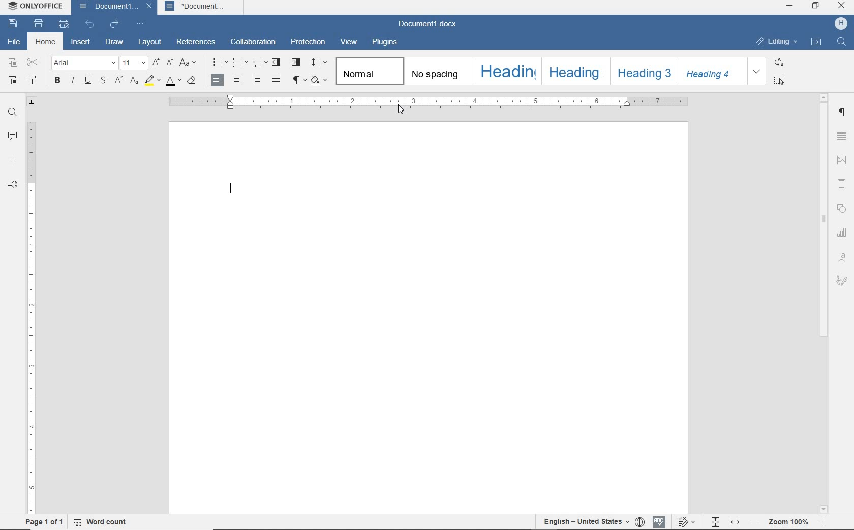 This screenshot has height=530, width=854. Describe the element at coordinates (815, 7) in the screenshot. I see `RESTORE DOWN` at that location.